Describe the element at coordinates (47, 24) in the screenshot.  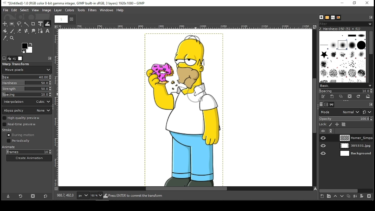
I see `warp tool` at that location.